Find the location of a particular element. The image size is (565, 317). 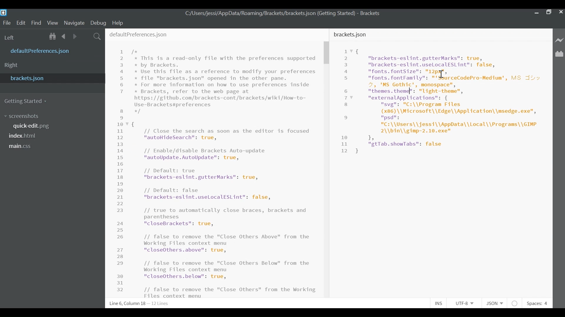

Show in File Tree is located at coordinates (54, 37).